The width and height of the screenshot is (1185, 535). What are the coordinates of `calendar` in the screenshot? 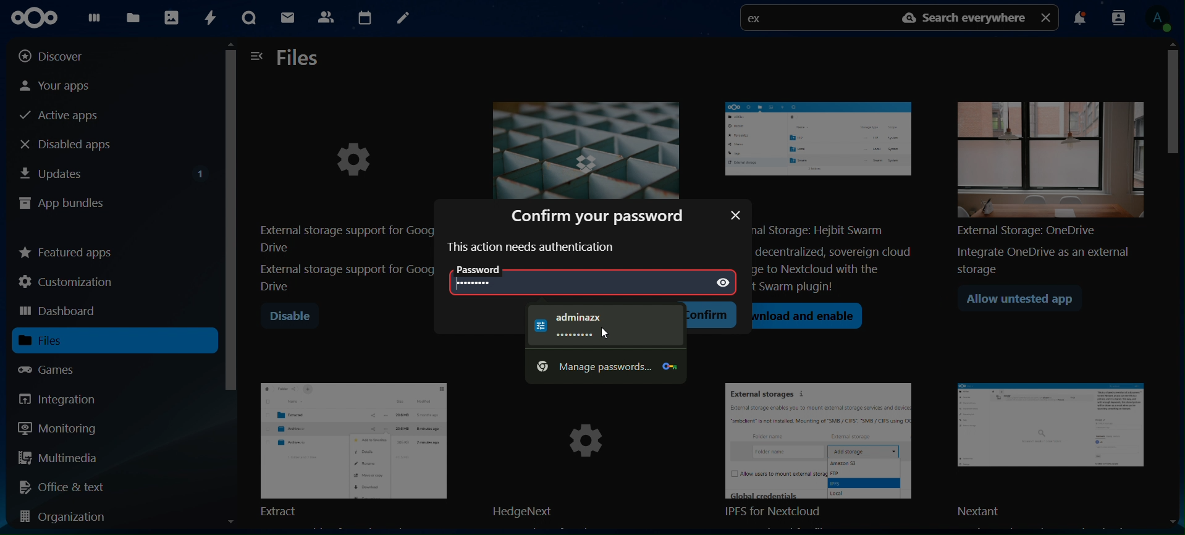 It's located at (365, 16).